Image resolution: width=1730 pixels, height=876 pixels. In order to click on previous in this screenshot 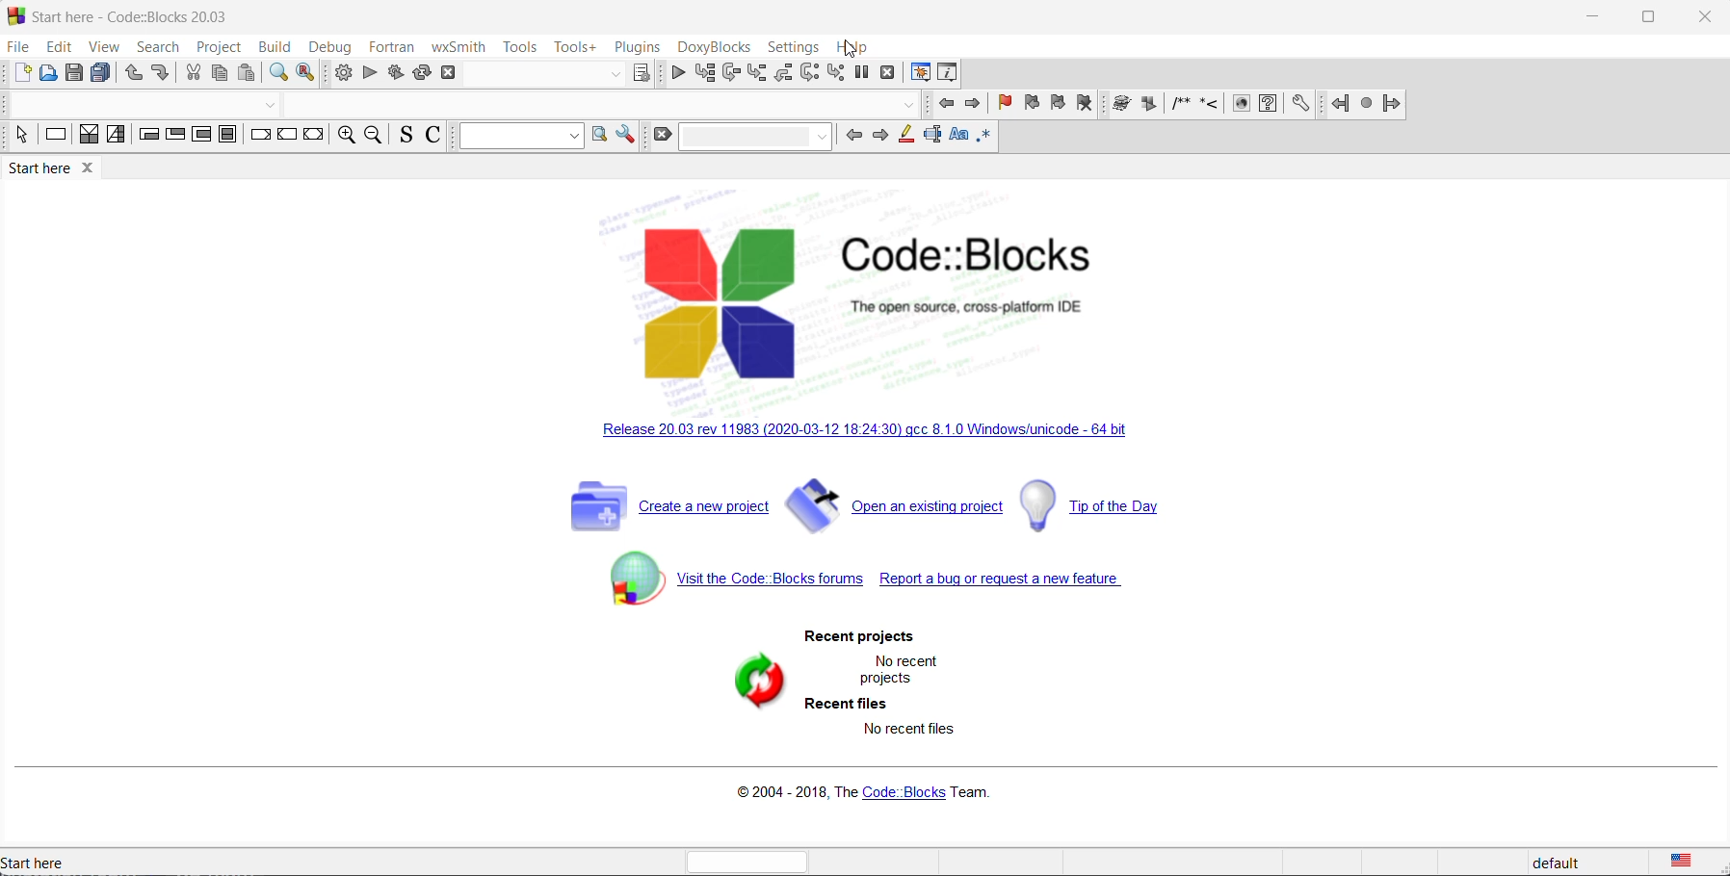, I will do `click(943, 106)`.